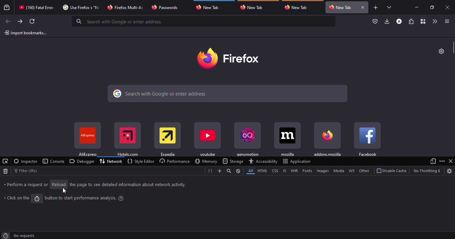 Image resolution: width=455 pixels, height=239 pixels. I want to click on shortcuts, so click(327, 139).